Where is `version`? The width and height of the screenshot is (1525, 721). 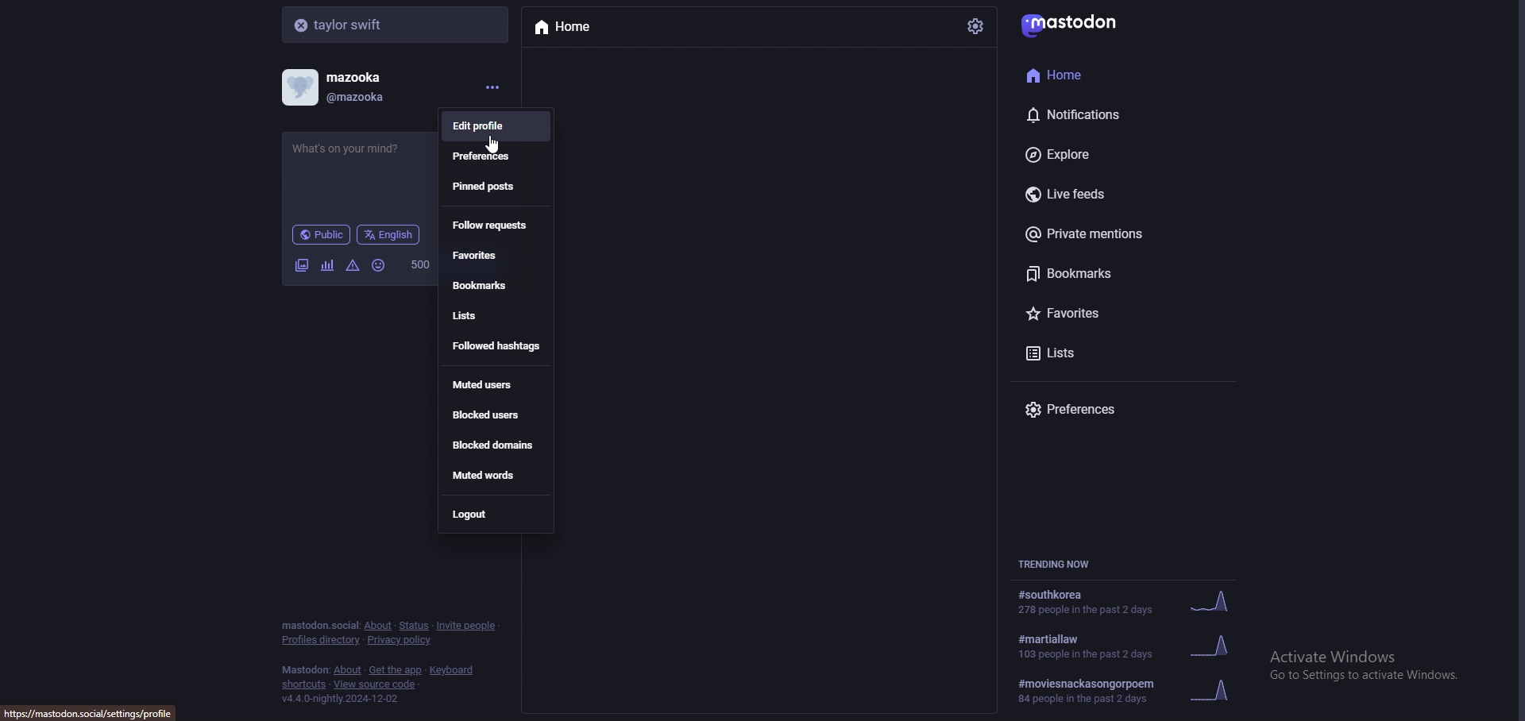
version is located at coordinates (342, 698).